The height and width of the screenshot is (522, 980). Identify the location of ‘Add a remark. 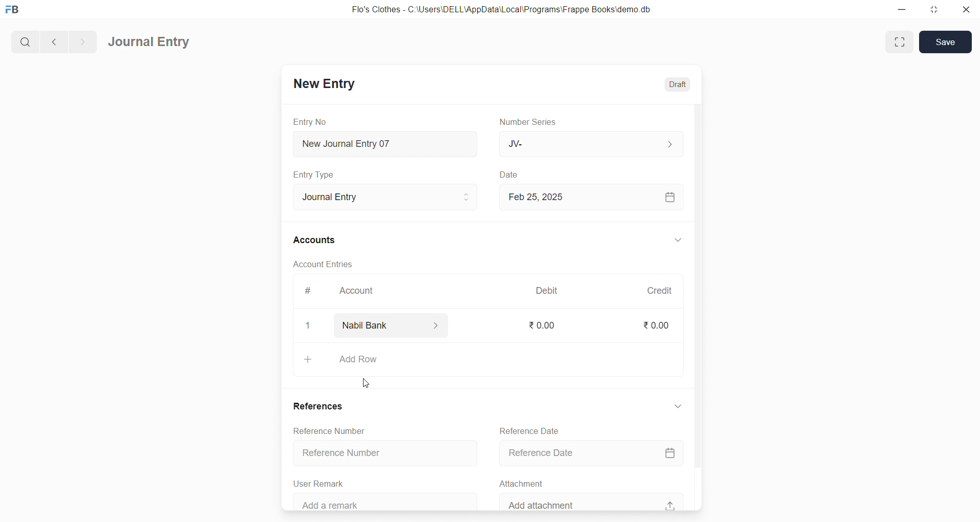
(388, 501).